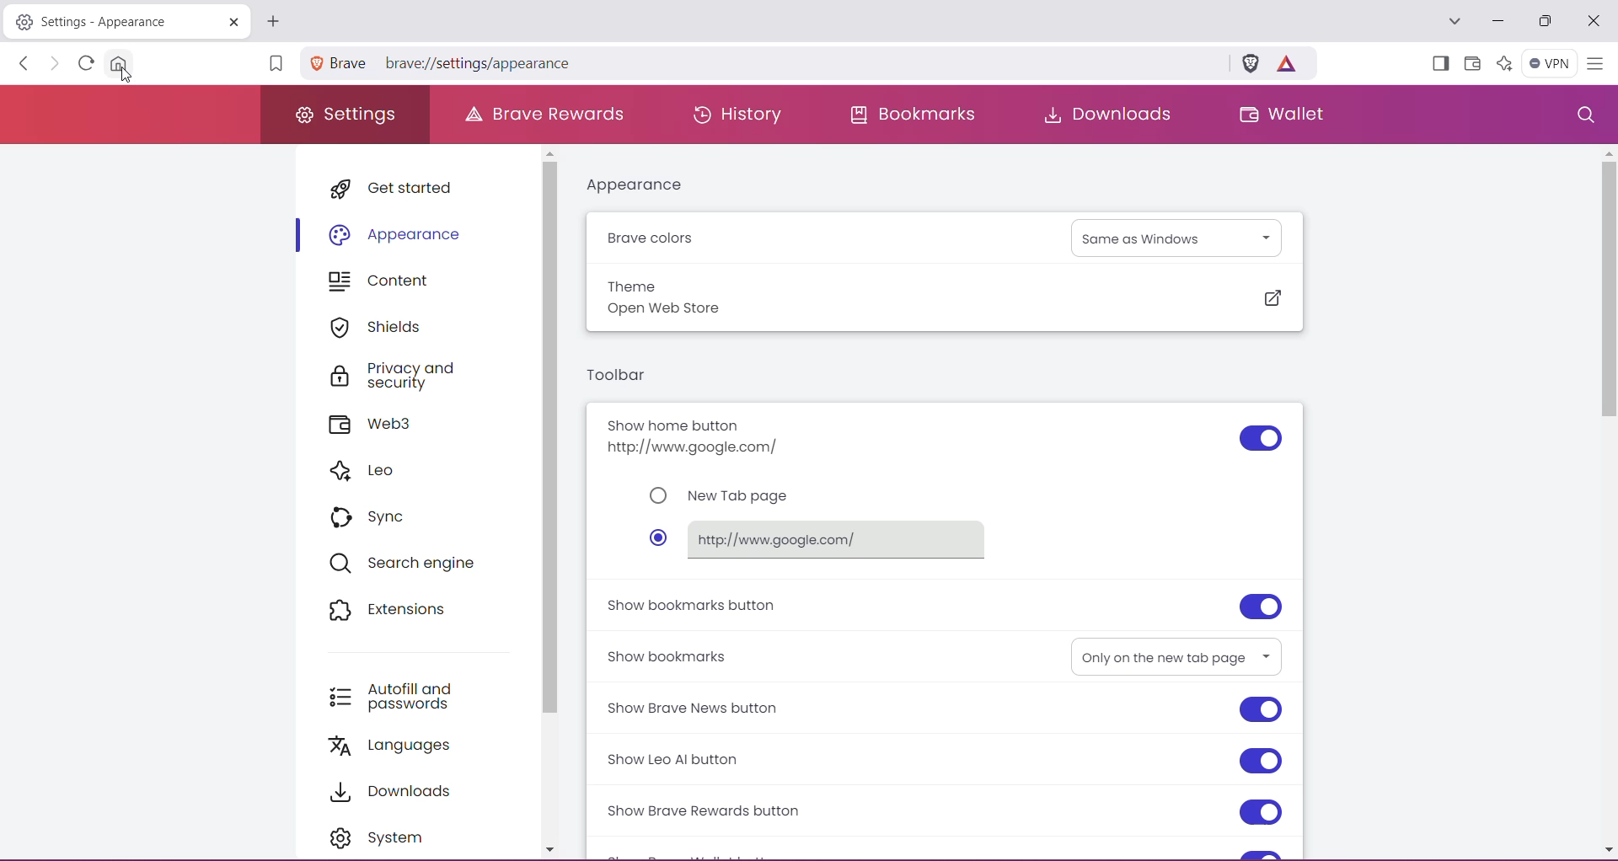 This screenshot has width=1618, height=861. What do you see at coordinates (346, 115) in the screenshot?
I see `Settings` at bounding box center [346, 115].